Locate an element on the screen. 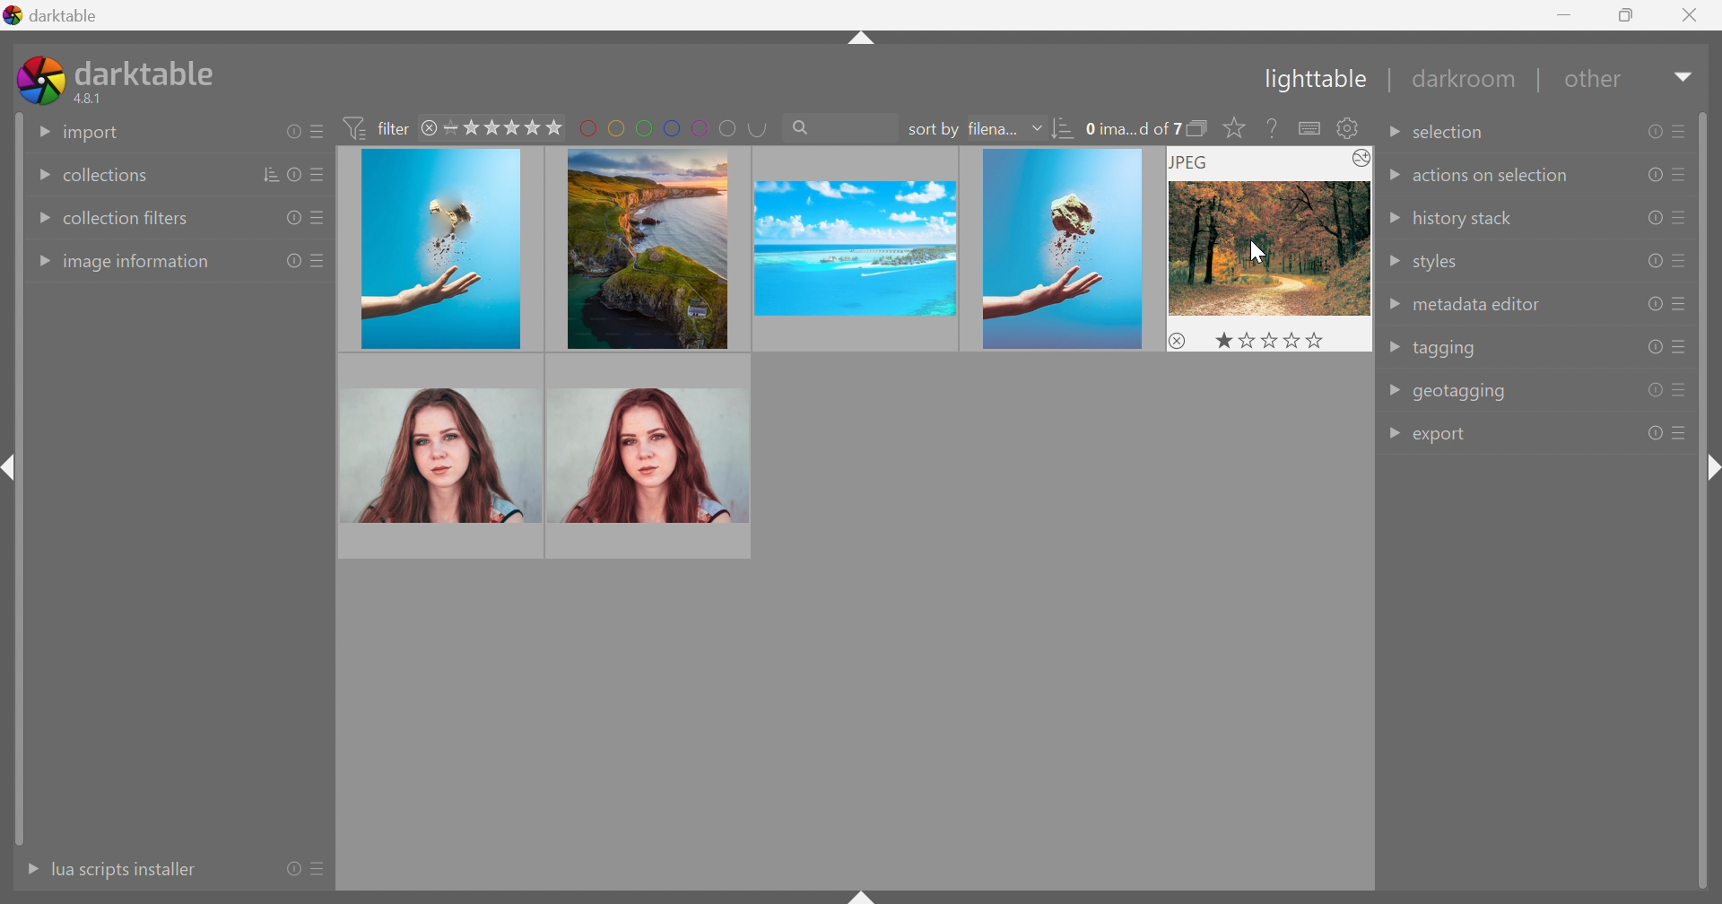 Image resolution: width=1722 pixels, height=904 pixels. Lighttable is located at coordinates (1310, 82).